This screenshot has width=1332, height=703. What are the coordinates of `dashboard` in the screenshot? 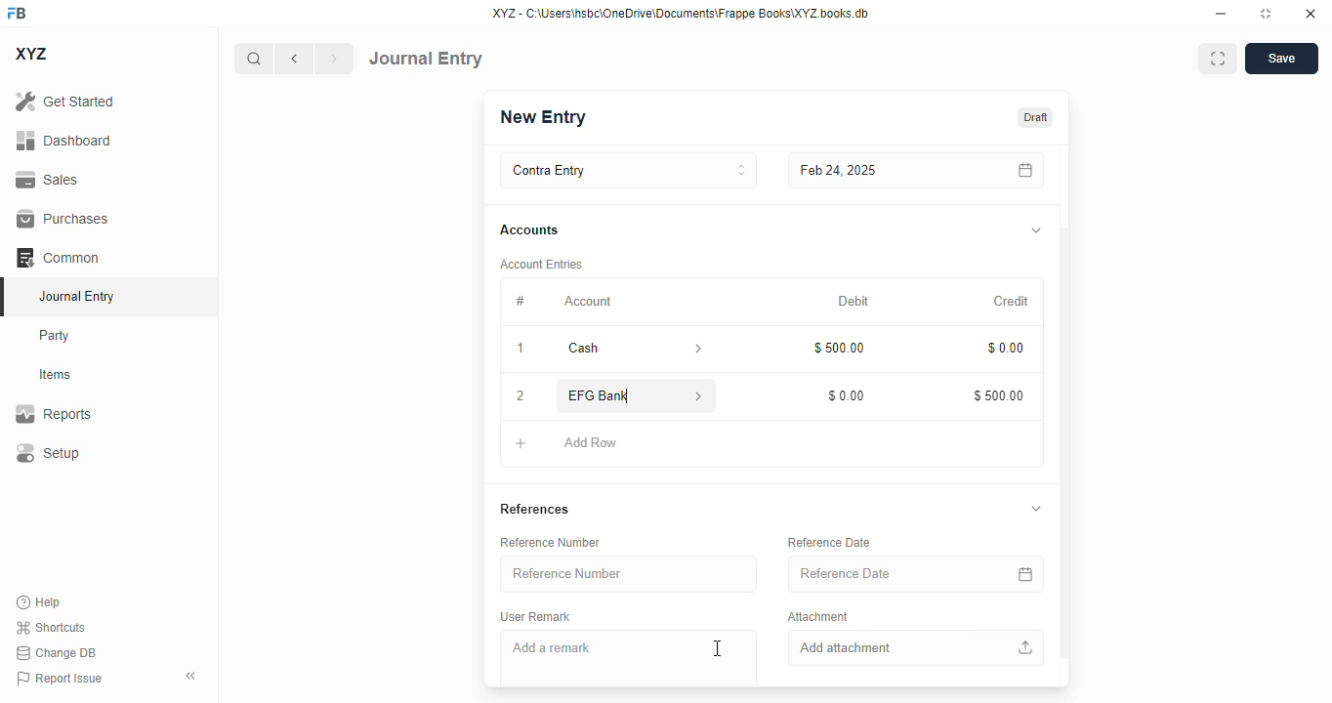 It's located at (63, 140).